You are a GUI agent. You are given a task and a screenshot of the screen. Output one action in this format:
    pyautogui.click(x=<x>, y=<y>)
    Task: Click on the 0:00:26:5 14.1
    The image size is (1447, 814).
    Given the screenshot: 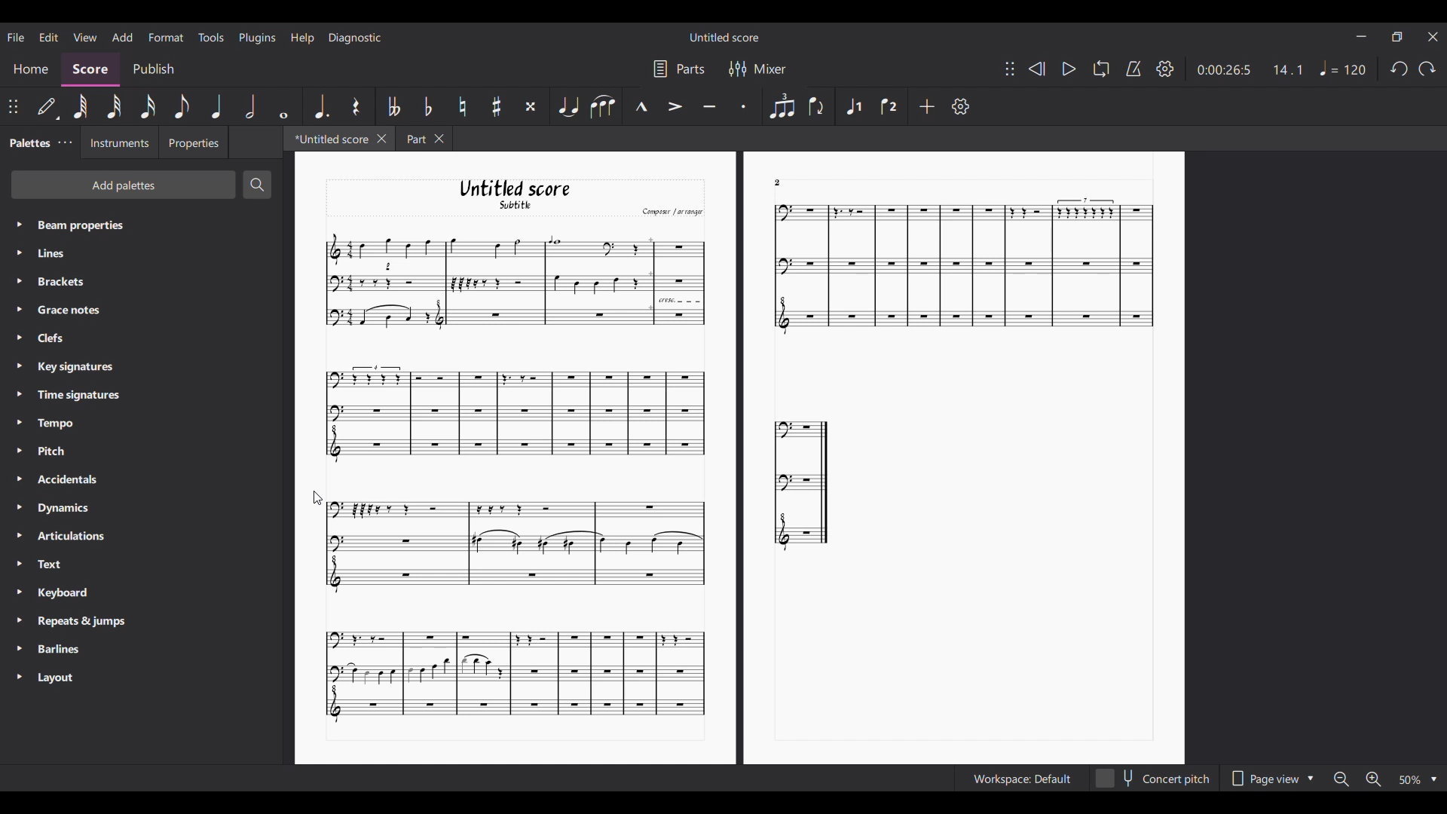 What is the action you would take?
    pyautogui.click(x=1255, y=69)
    